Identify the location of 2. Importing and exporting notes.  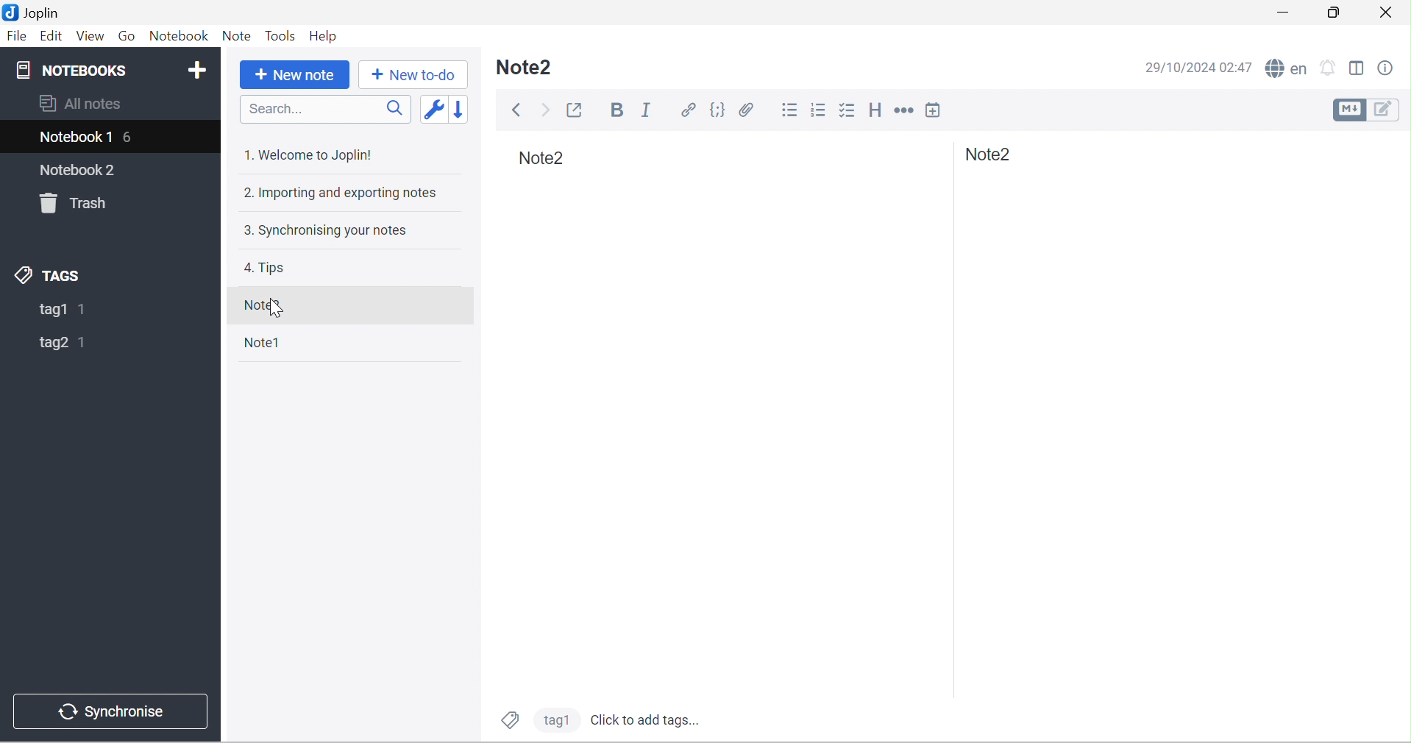
(338, 194).